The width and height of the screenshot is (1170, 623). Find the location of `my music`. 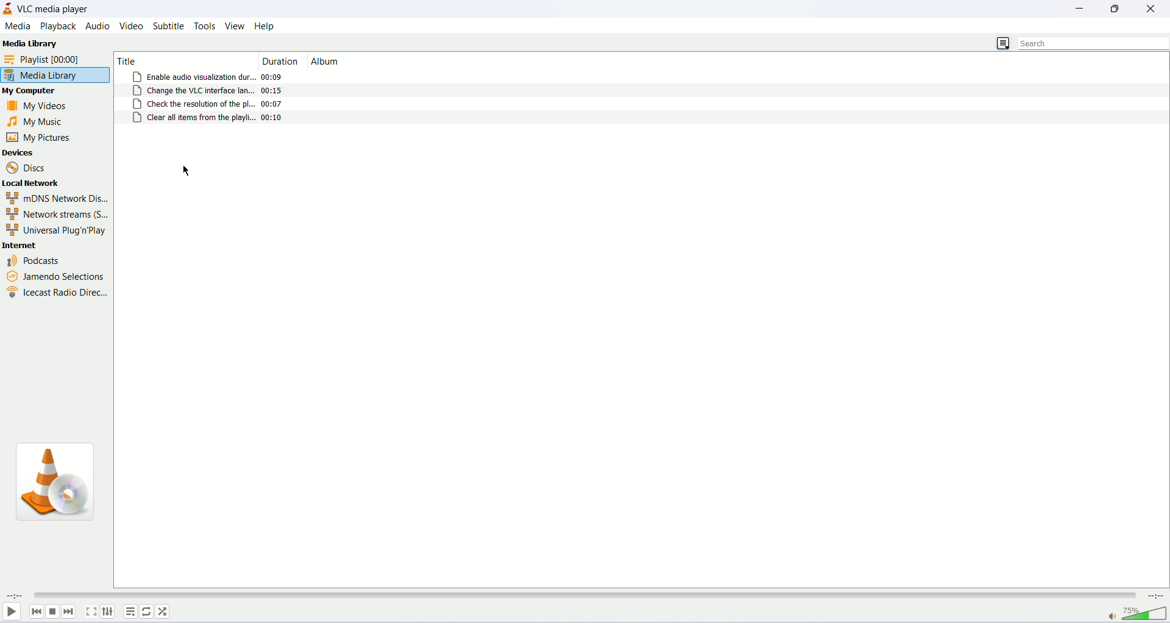

my music is located at coordinates (39, 122).